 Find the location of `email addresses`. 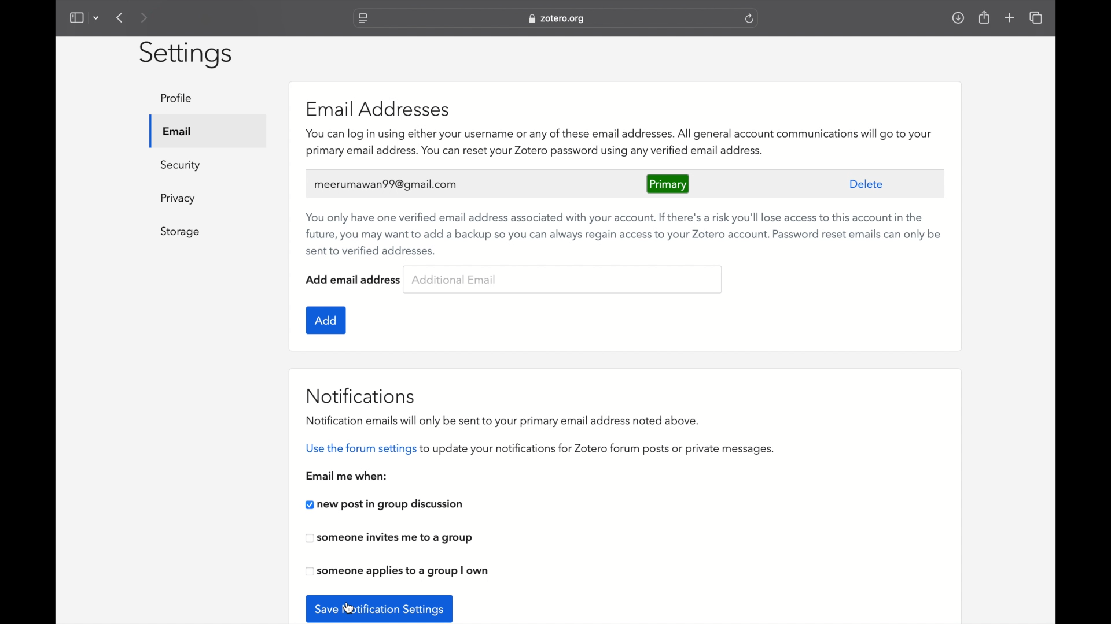

email addresses is located at coordinates (380, 109).